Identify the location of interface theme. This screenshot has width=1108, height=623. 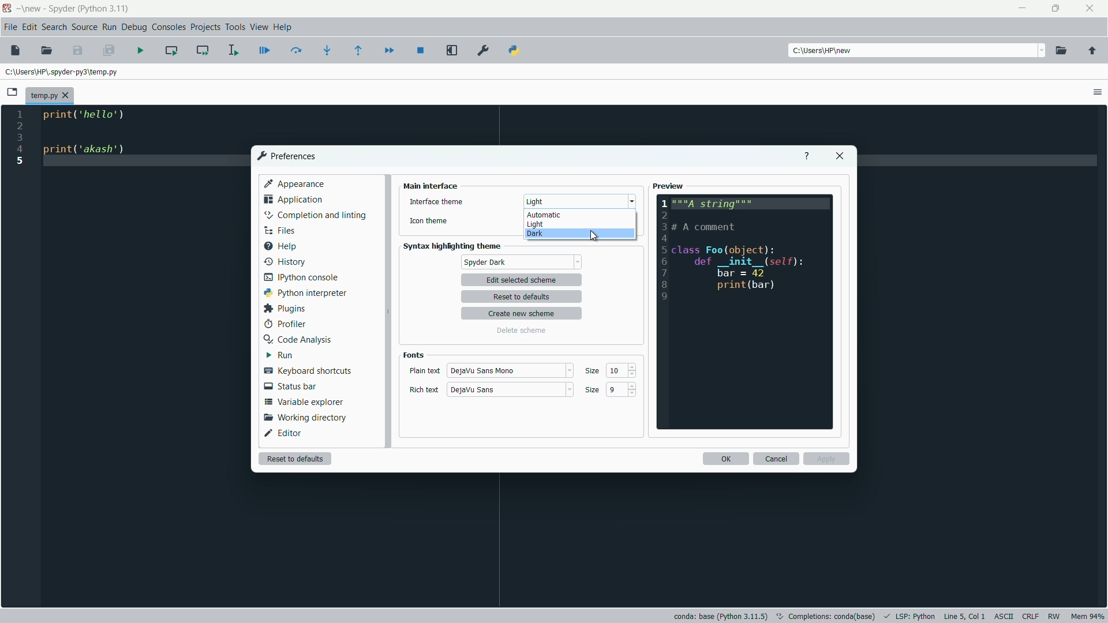
(436, 202).